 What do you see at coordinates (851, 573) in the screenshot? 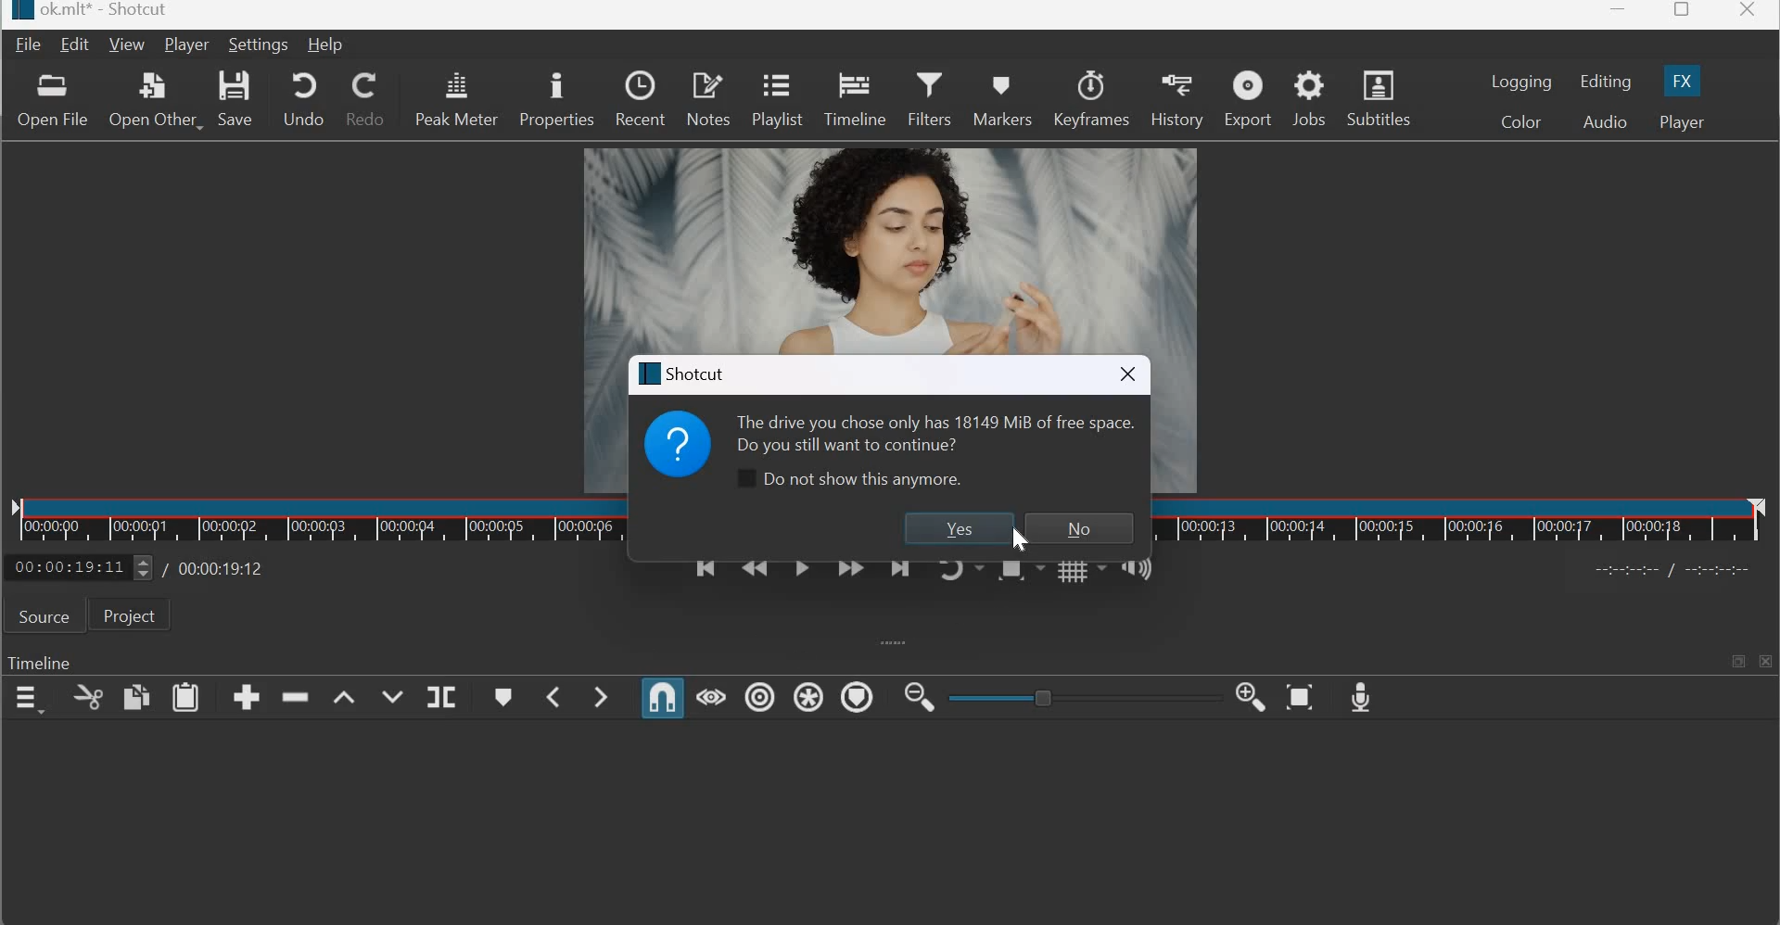
I see `Play quickly forwards` at bounding box center [851, 573].